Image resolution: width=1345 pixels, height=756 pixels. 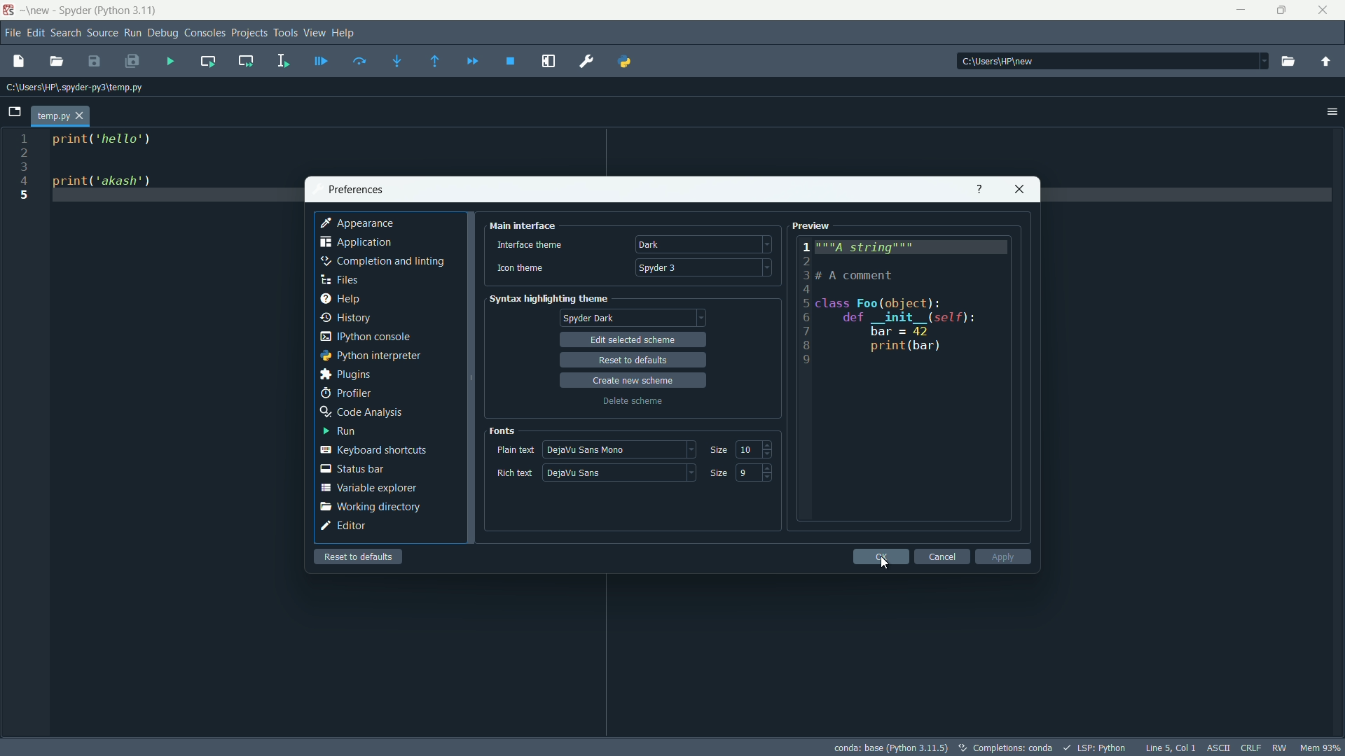 What do you see at coordinates (633, 379) in the screenshot?
I see `create new scheme` at bounding box center [633, 379].